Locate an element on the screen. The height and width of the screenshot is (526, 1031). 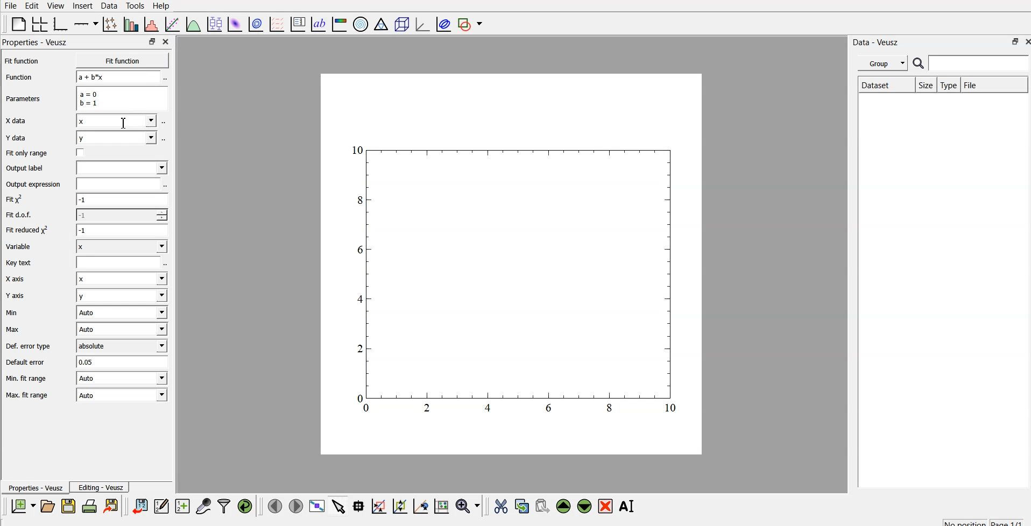
select items from graph is located at coordinates (340, 508).